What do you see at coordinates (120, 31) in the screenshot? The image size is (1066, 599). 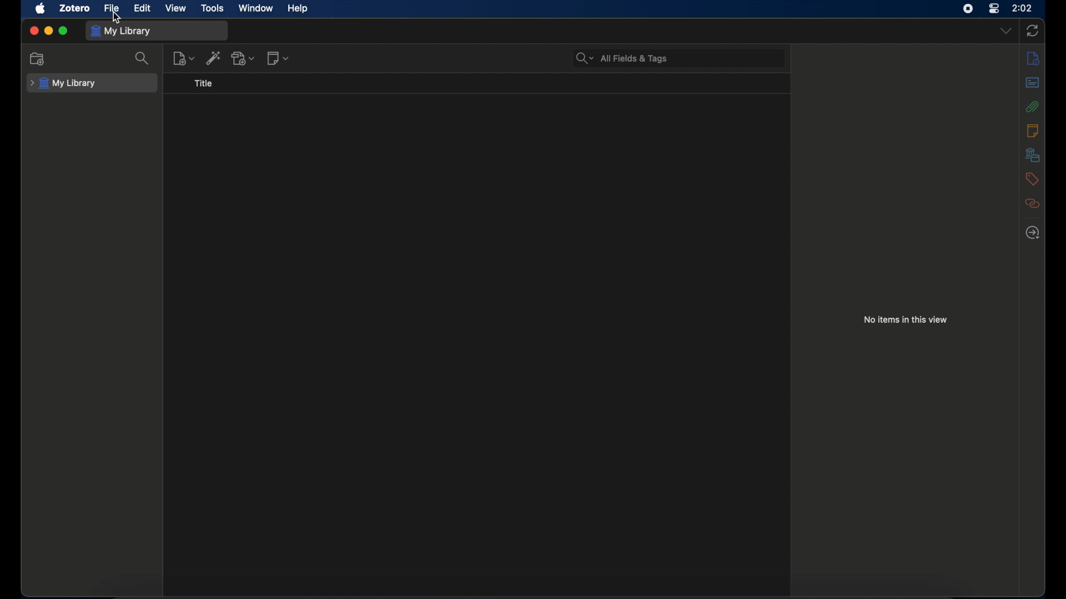 I see `my library` at bounding box center [120, 31].